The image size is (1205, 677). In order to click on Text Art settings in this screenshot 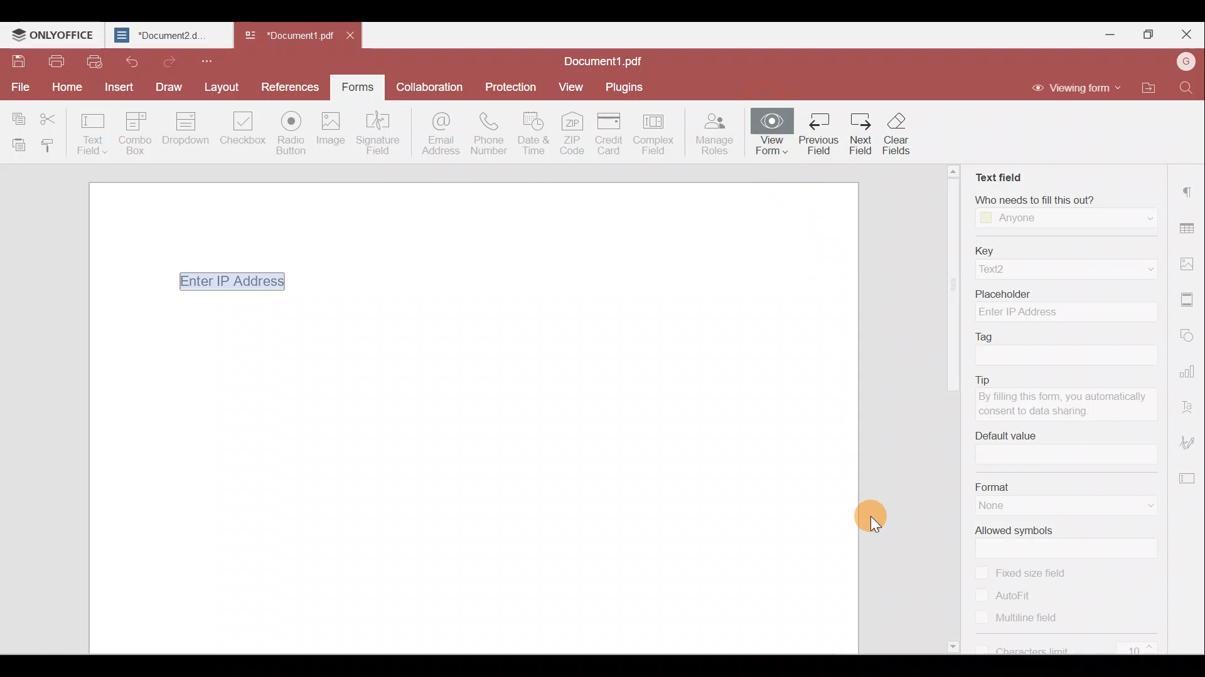, I will do `click(1190, 403)`.